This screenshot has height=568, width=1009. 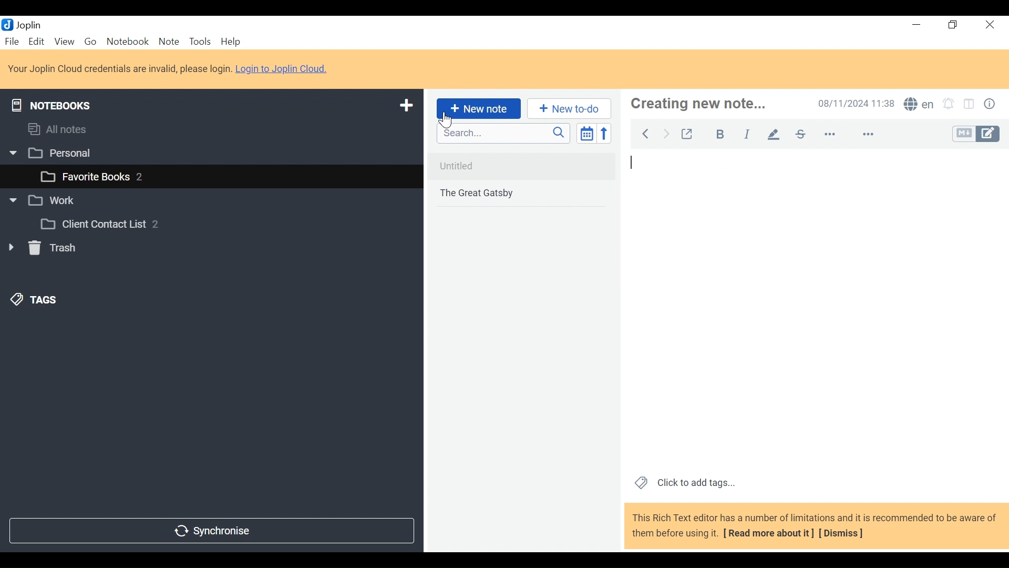 What do you see at coordinates (991, 105) in the screenshot?
I see `Note properties` at bounding box center [991, 105].